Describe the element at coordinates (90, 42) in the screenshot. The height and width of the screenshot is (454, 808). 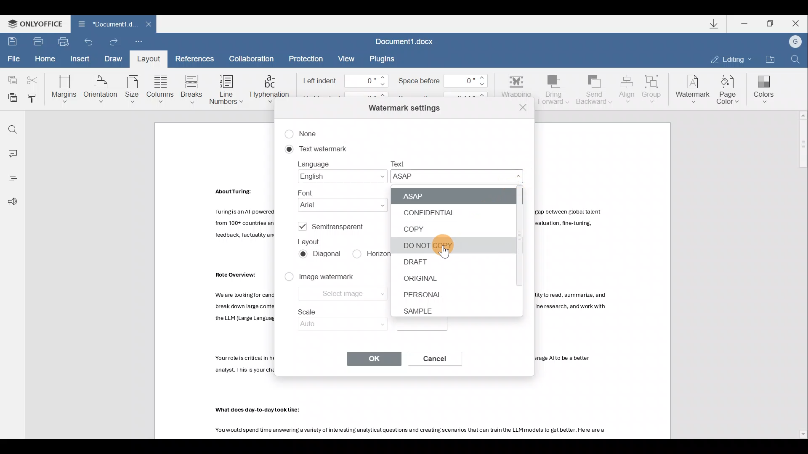
I see `Undo` at that location.